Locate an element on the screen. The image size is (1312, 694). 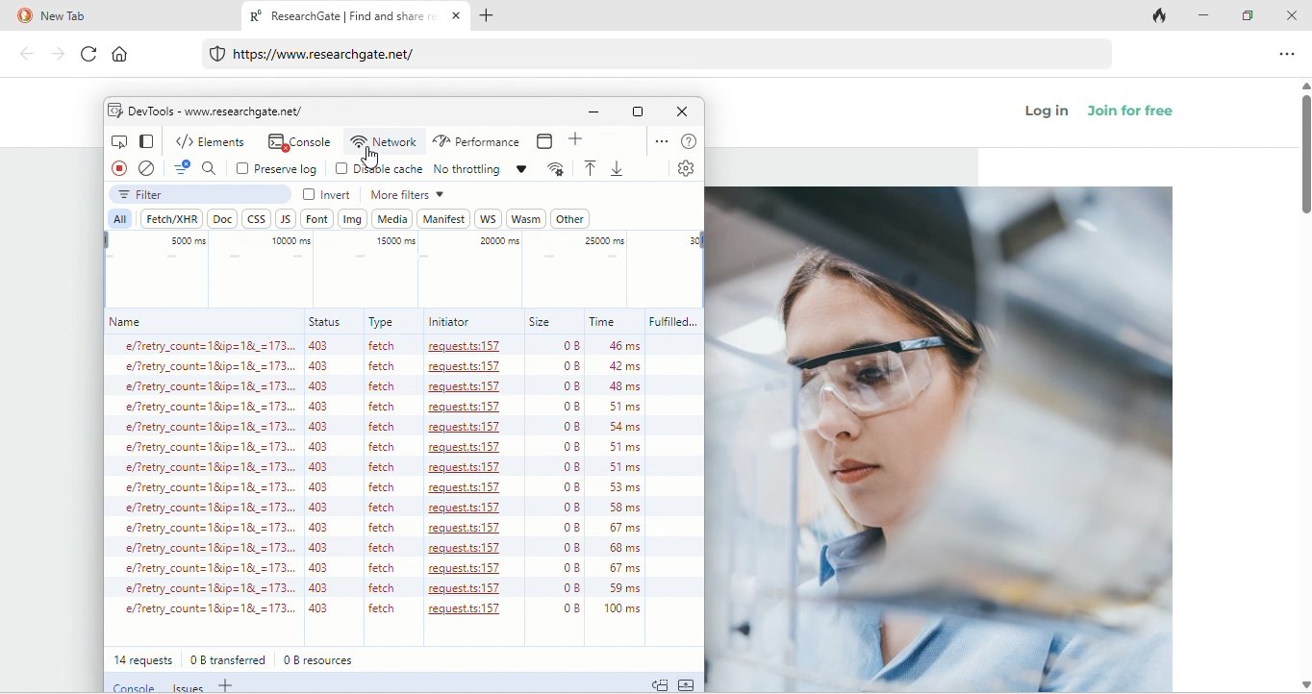
all times is located at coordinates (612, 491).